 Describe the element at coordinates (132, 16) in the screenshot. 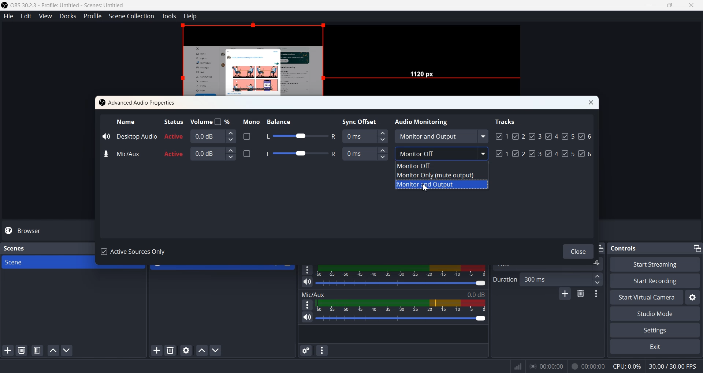

I see `Scene Collection` at that location.